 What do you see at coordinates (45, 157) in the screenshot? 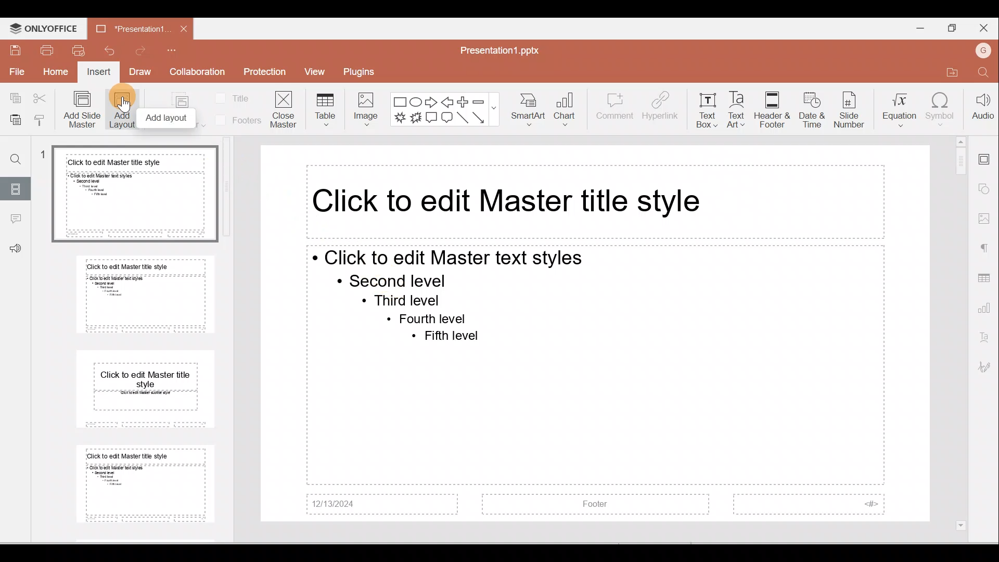
I see `1` at bounding box center [45, 157].